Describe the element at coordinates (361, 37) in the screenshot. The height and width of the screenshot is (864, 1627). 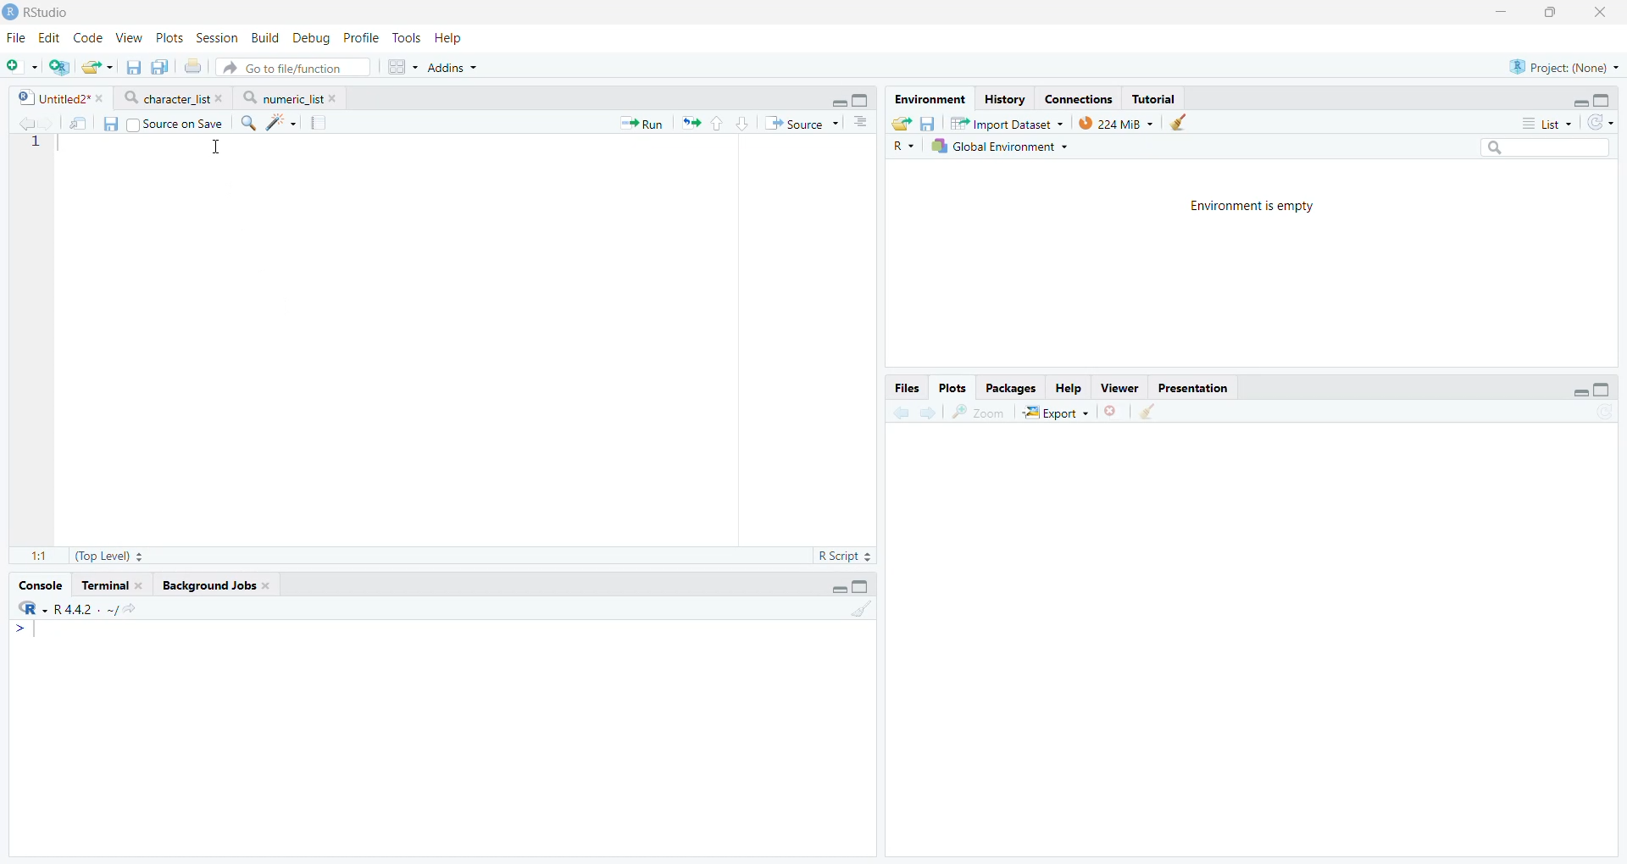
I see `Profile` at that location.